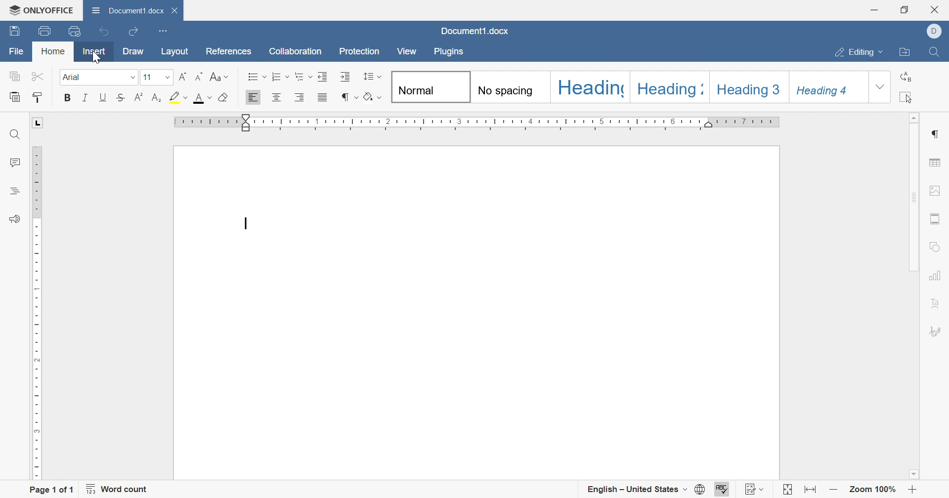 The height and width of the screenshot is (498, 949). Describe the element at coordinates (879, 89) in the screenshot. I see `Drop down` at that location.